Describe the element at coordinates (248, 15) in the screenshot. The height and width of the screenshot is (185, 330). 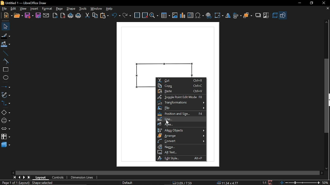
I see `arrange` at that location.